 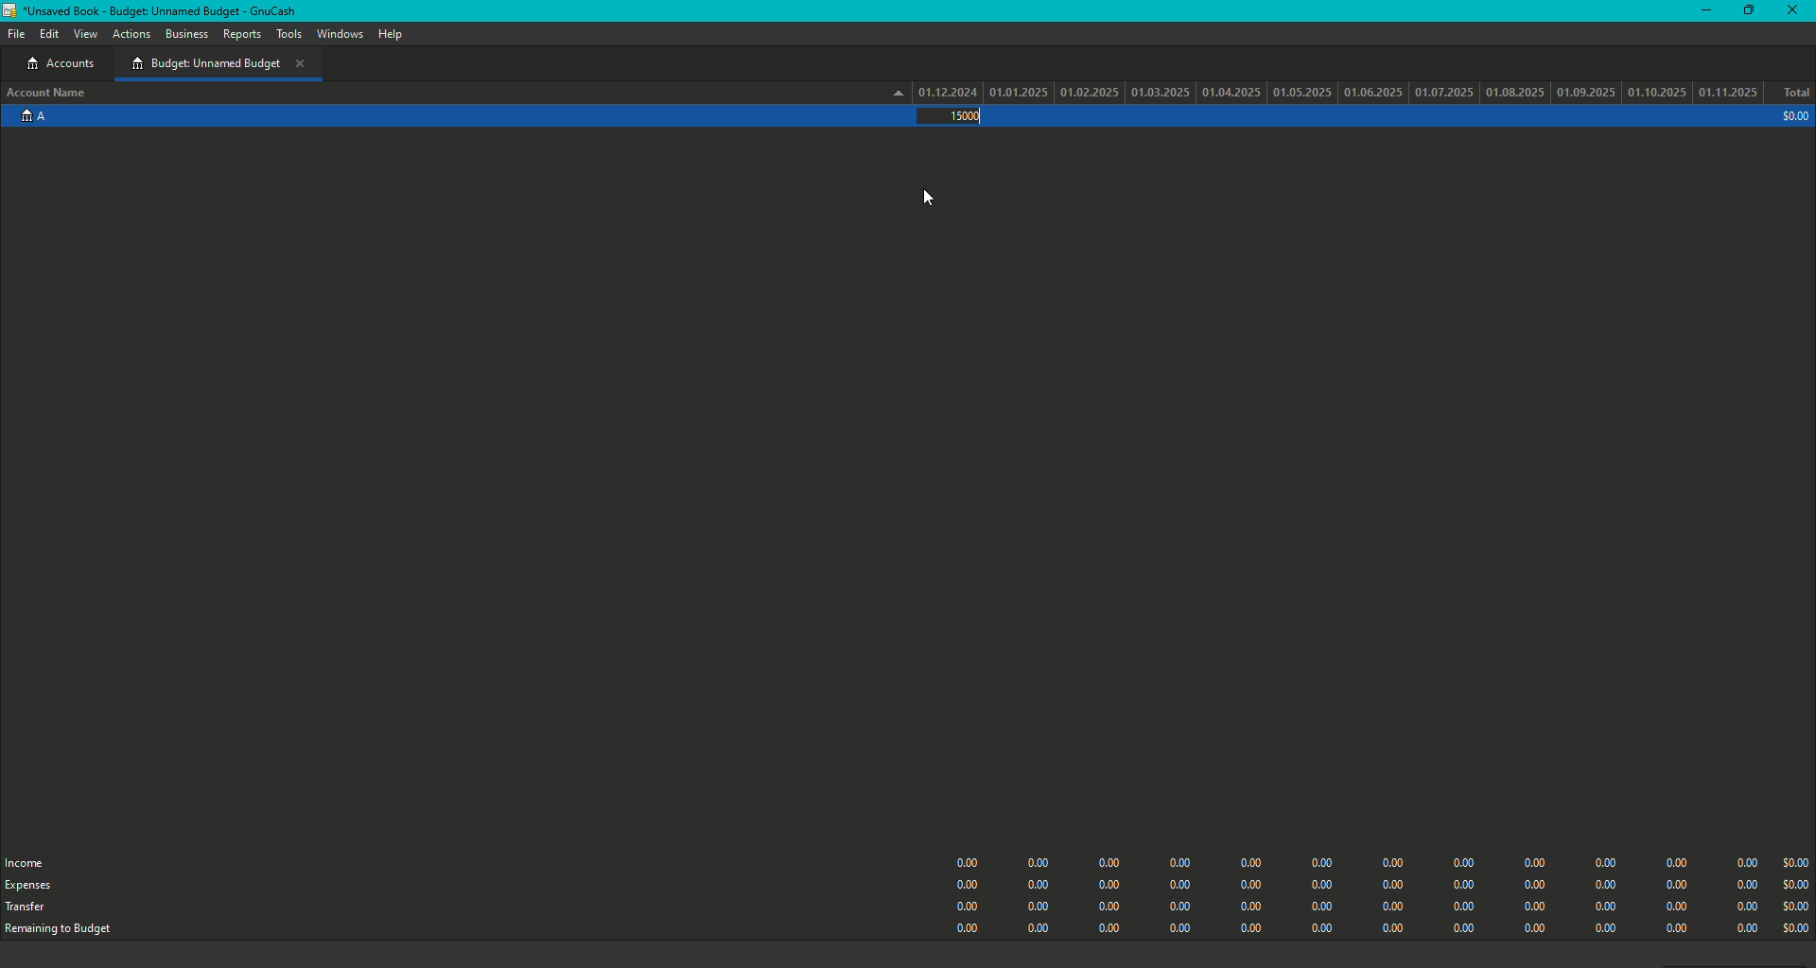 What do you see at coordinates (29, 886) in the screenshot?
I see `Expenses` at bounding box center [29, 886].